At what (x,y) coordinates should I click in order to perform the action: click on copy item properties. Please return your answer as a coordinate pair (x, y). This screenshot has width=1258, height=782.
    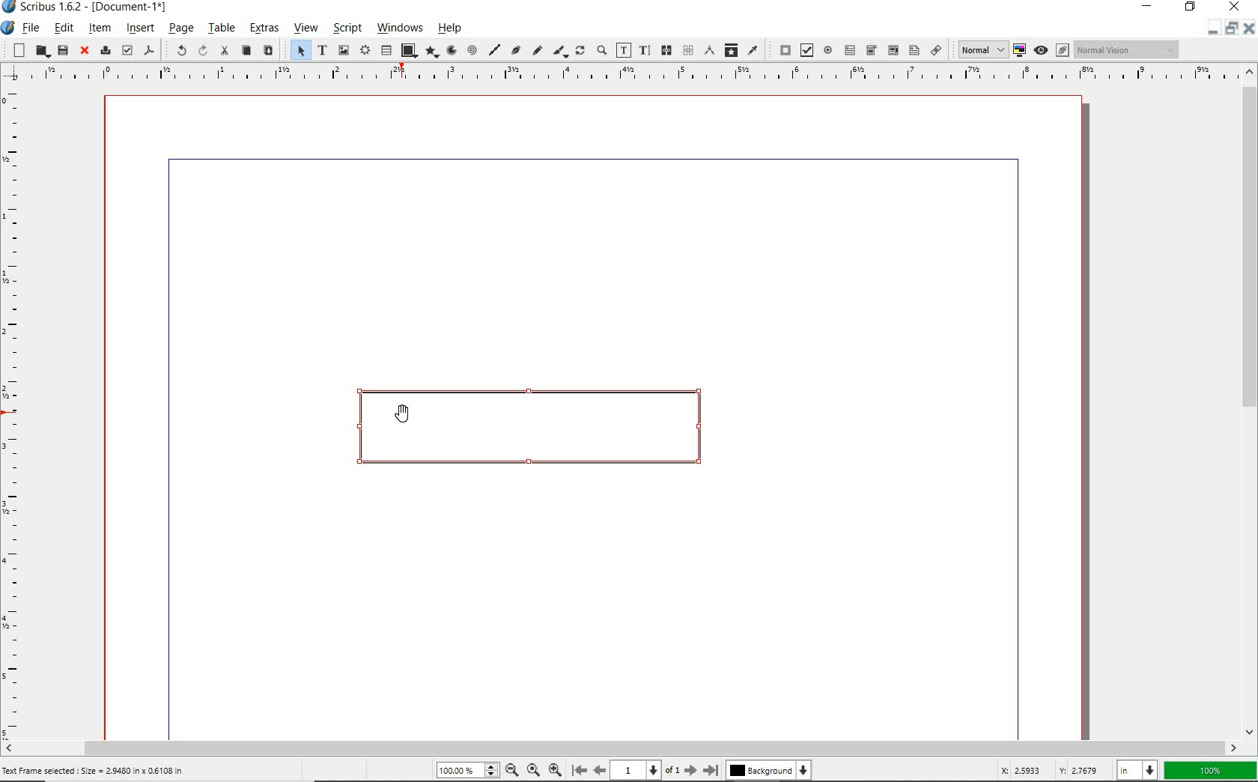
    Looking at the image, I should click on (731, 49).